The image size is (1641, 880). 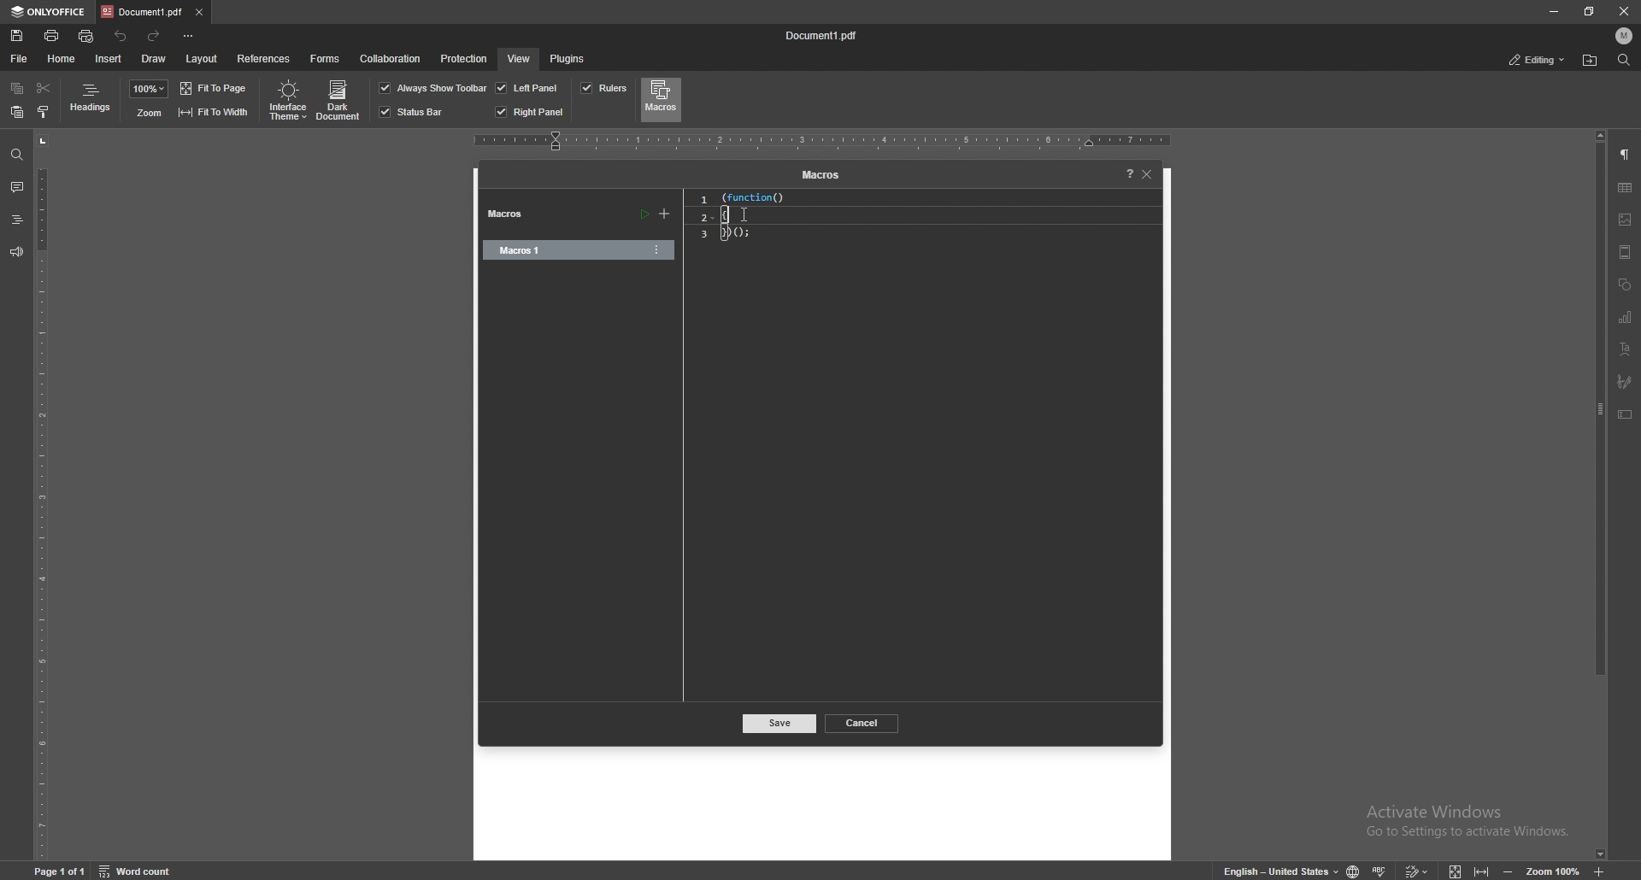 I want to click on quick print, so click(x=88, y=36).